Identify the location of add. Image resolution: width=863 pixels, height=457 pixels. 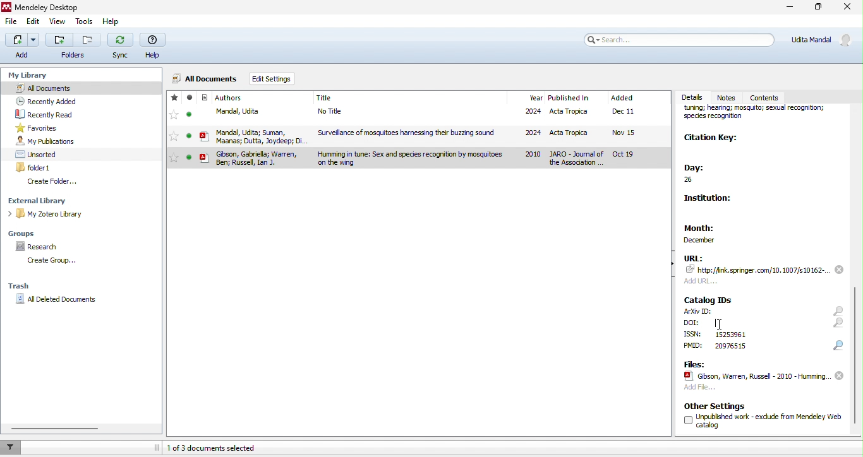
(21, 47).